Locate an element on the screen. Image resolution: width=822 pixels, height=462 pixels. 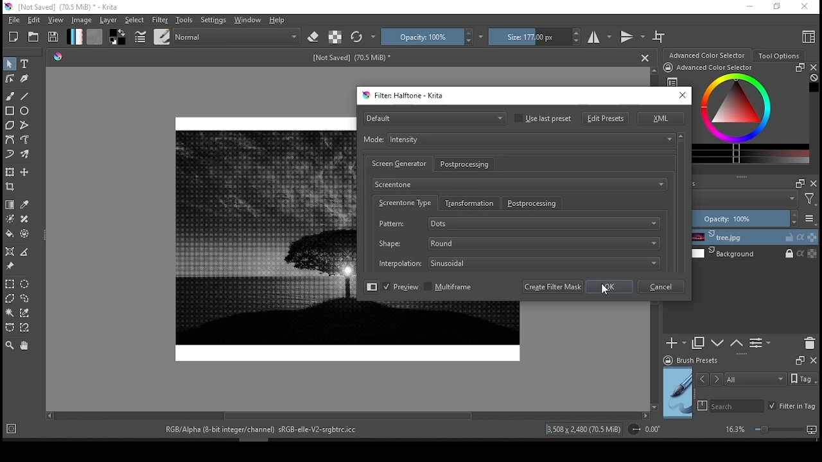
screen generator is located at coordinates (399, 164).